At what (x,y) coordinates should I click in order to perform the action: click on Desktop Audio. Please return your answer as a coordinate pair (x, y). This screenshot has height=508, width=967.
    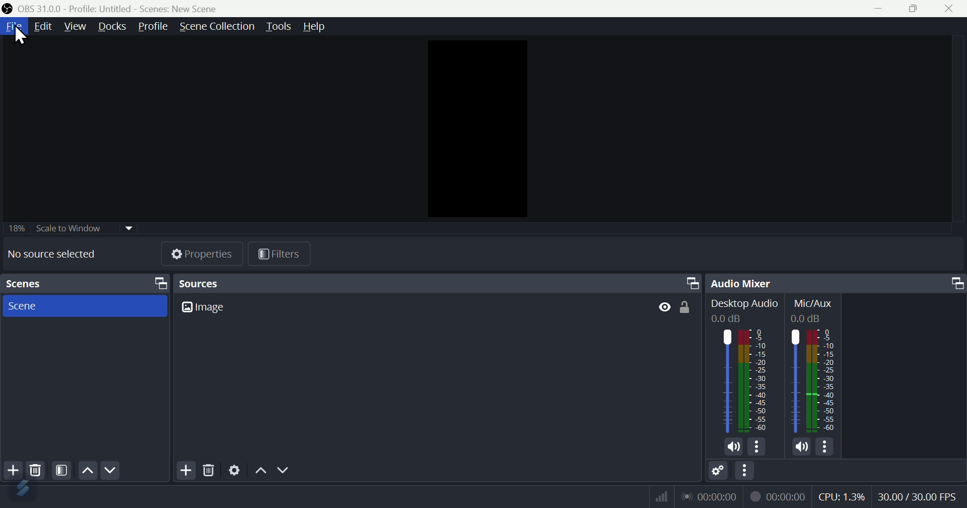
    Looking at the image, I should click on (746, 308).